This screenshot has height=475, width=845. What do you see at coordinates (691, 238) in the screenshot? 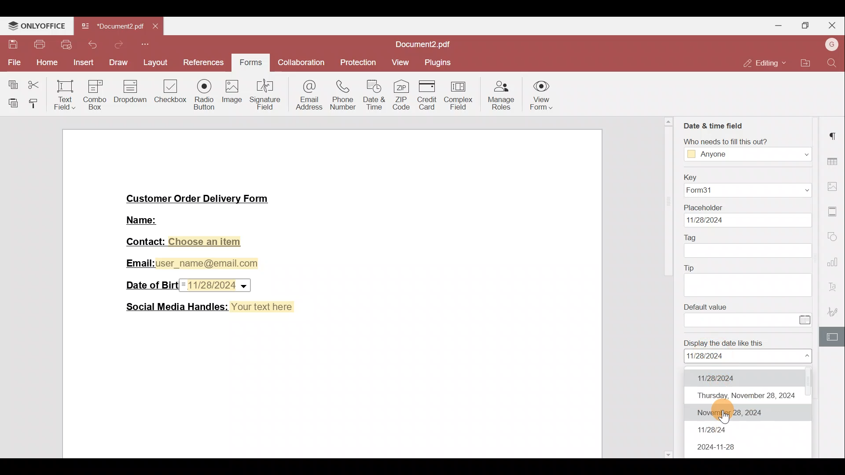
I see `Tag` at bounding box center [691, 238].